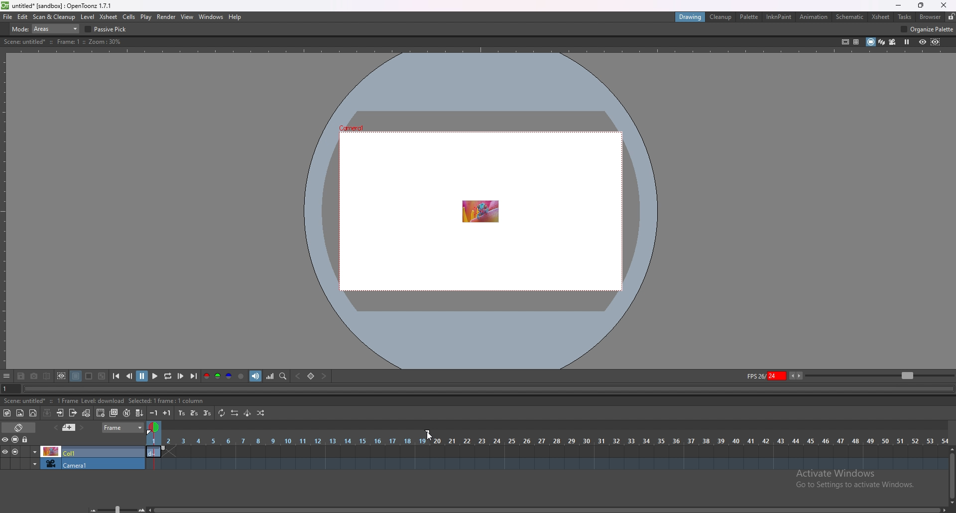  I want to click on collapse, so click(47, 413).